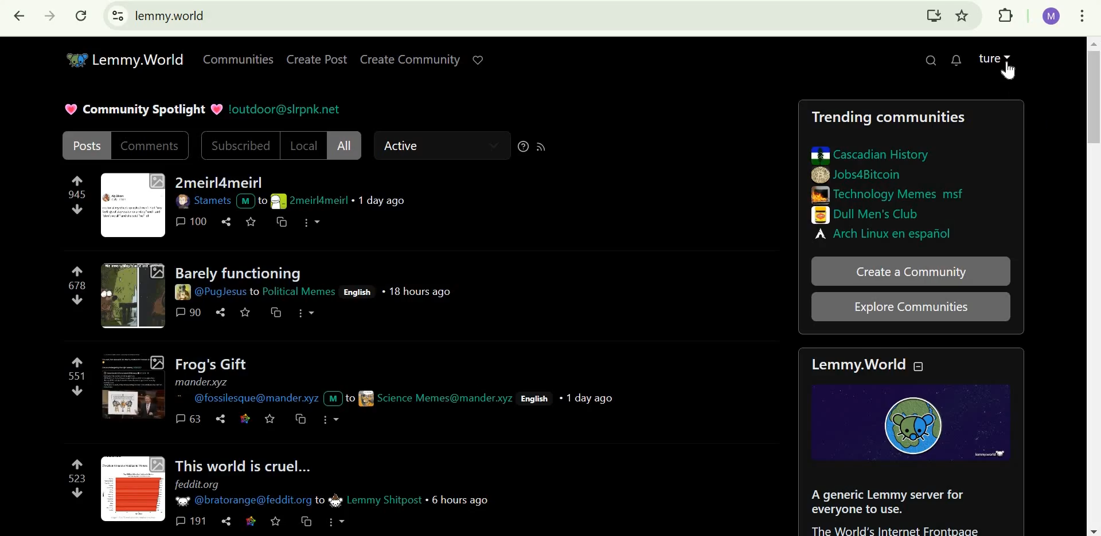 The width and height of the screenshot is (1101, 536). I want to click on 945 points, so click(75, 195).